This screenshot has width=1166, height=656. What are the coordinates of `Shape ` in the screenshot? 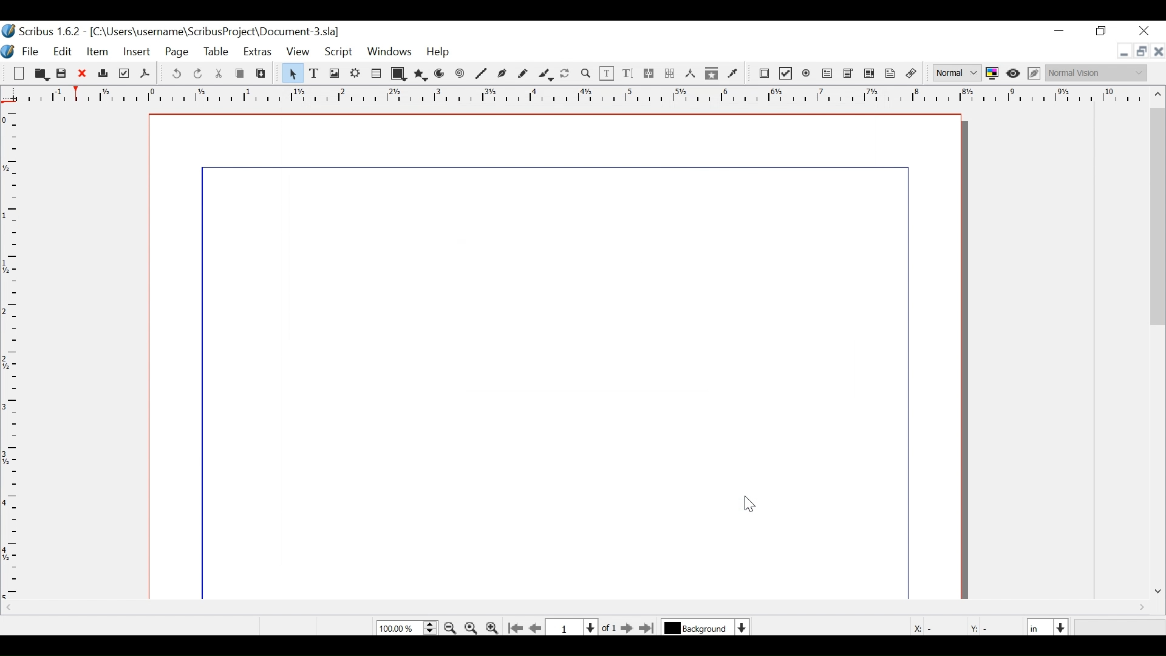 It's located at (398, 73).